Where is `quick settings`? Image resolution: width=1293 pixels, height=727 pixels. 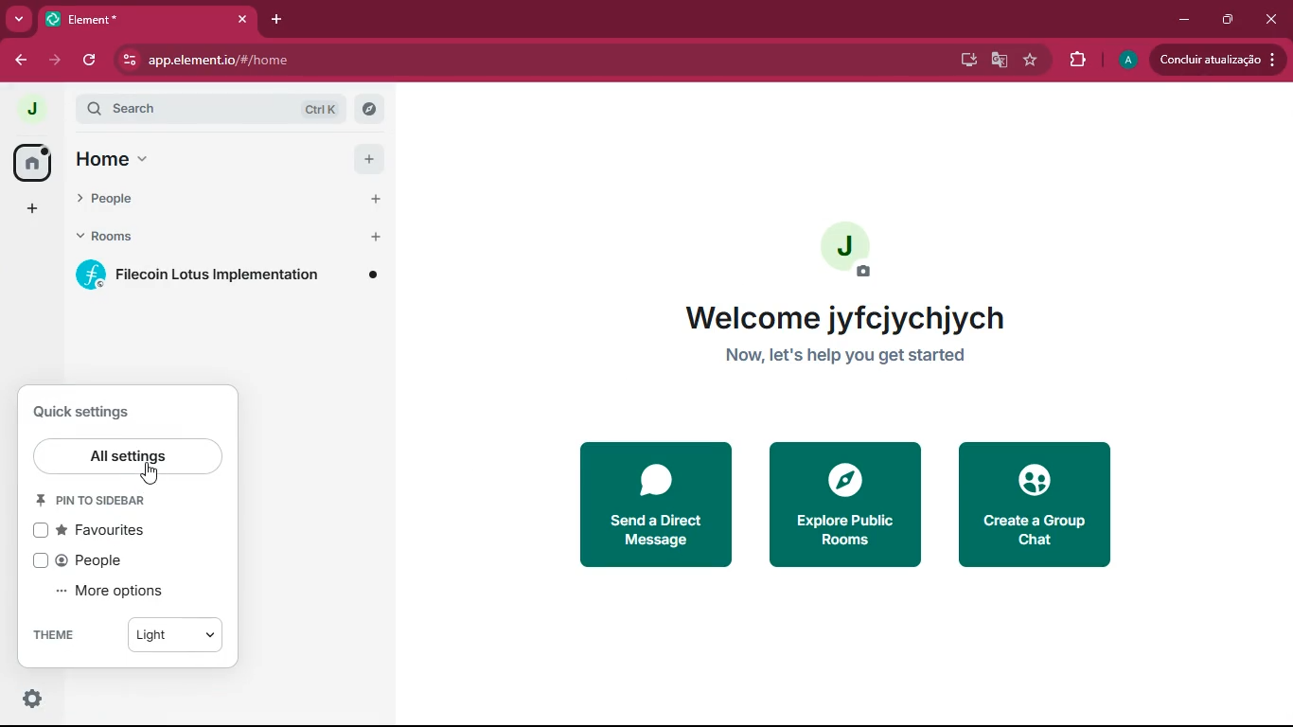 quick settings is located at coordinates (100, 413).